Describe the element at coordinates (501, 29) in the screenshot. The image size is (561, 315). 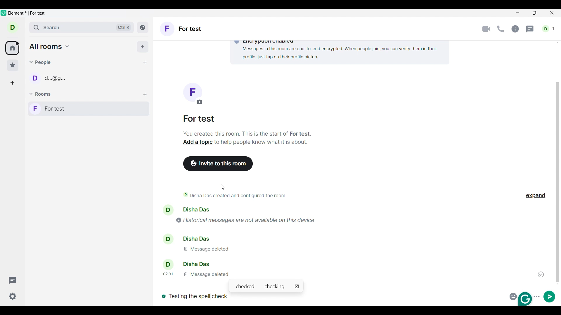
I see `Call` at that location.